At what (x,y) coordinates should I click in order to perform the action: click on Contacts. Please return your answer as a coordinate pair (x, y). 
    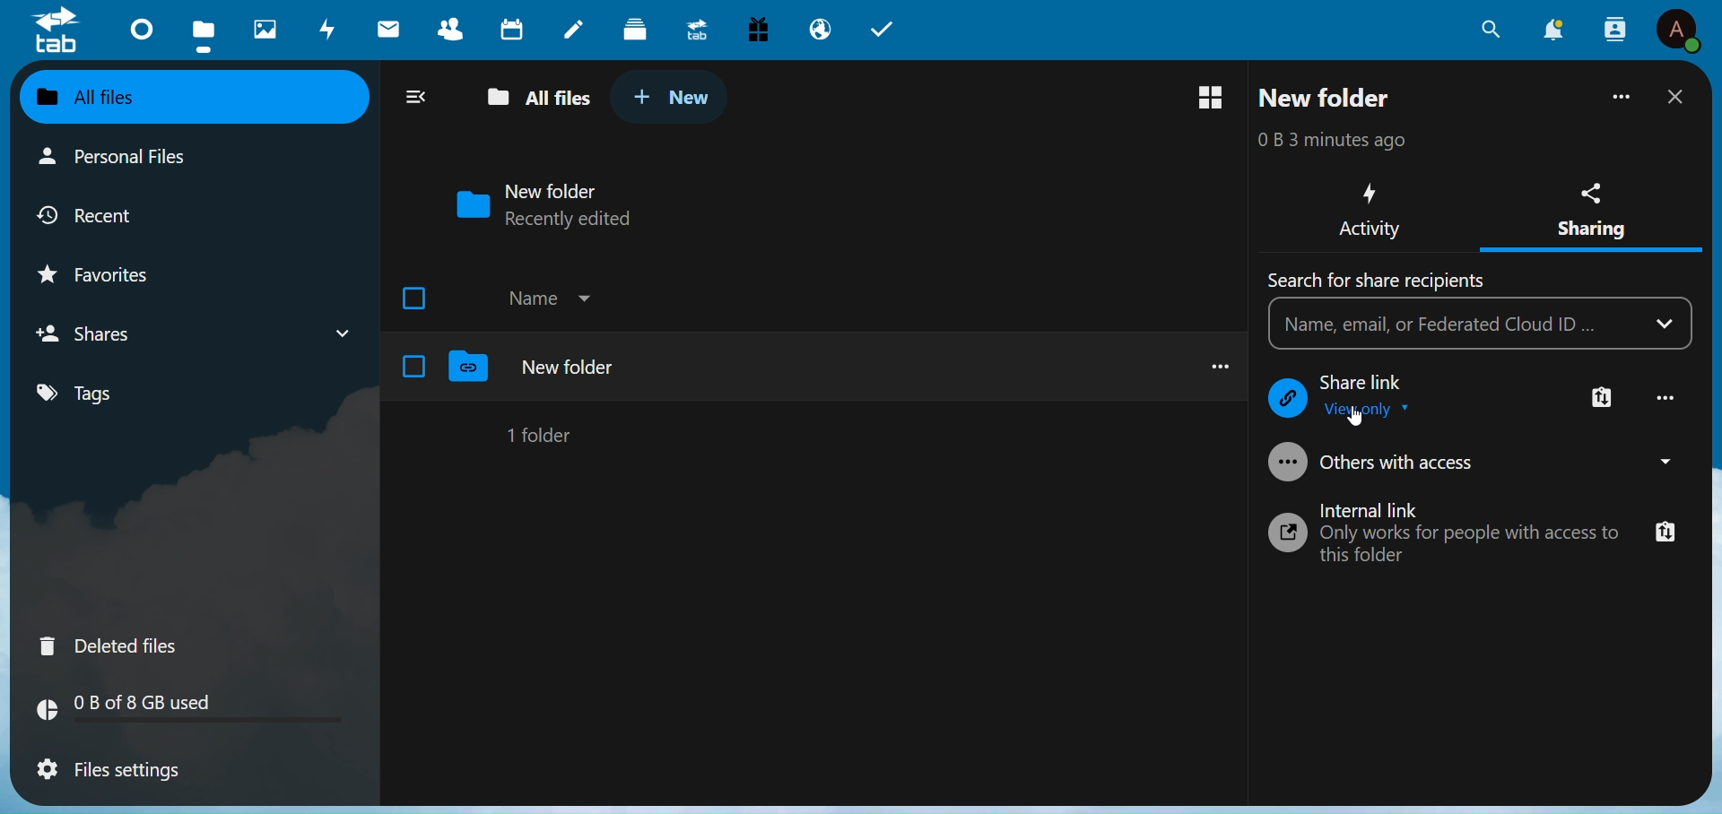
    Looking at the image, I should click on (1615, 28).